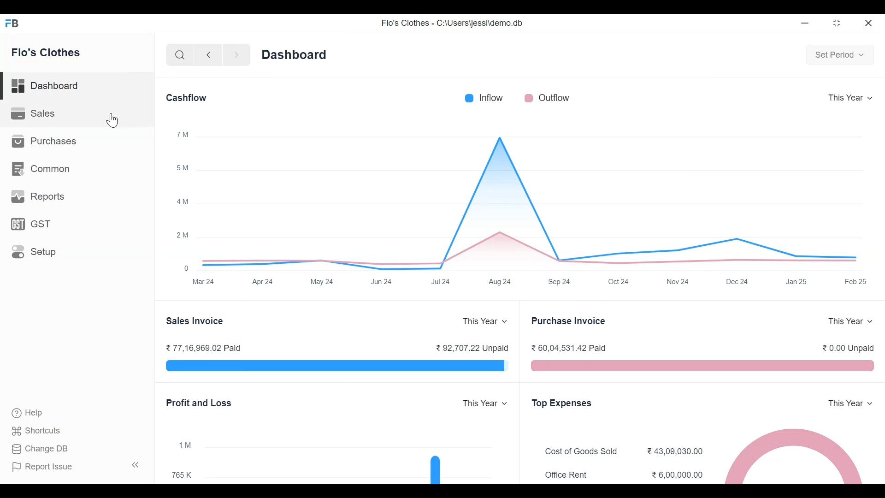  I want to click on May 24, so click(322, 282).